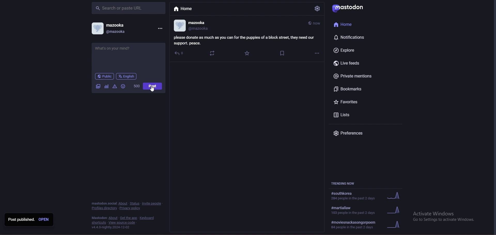  I want to click on keyboard, so click(147, 218).